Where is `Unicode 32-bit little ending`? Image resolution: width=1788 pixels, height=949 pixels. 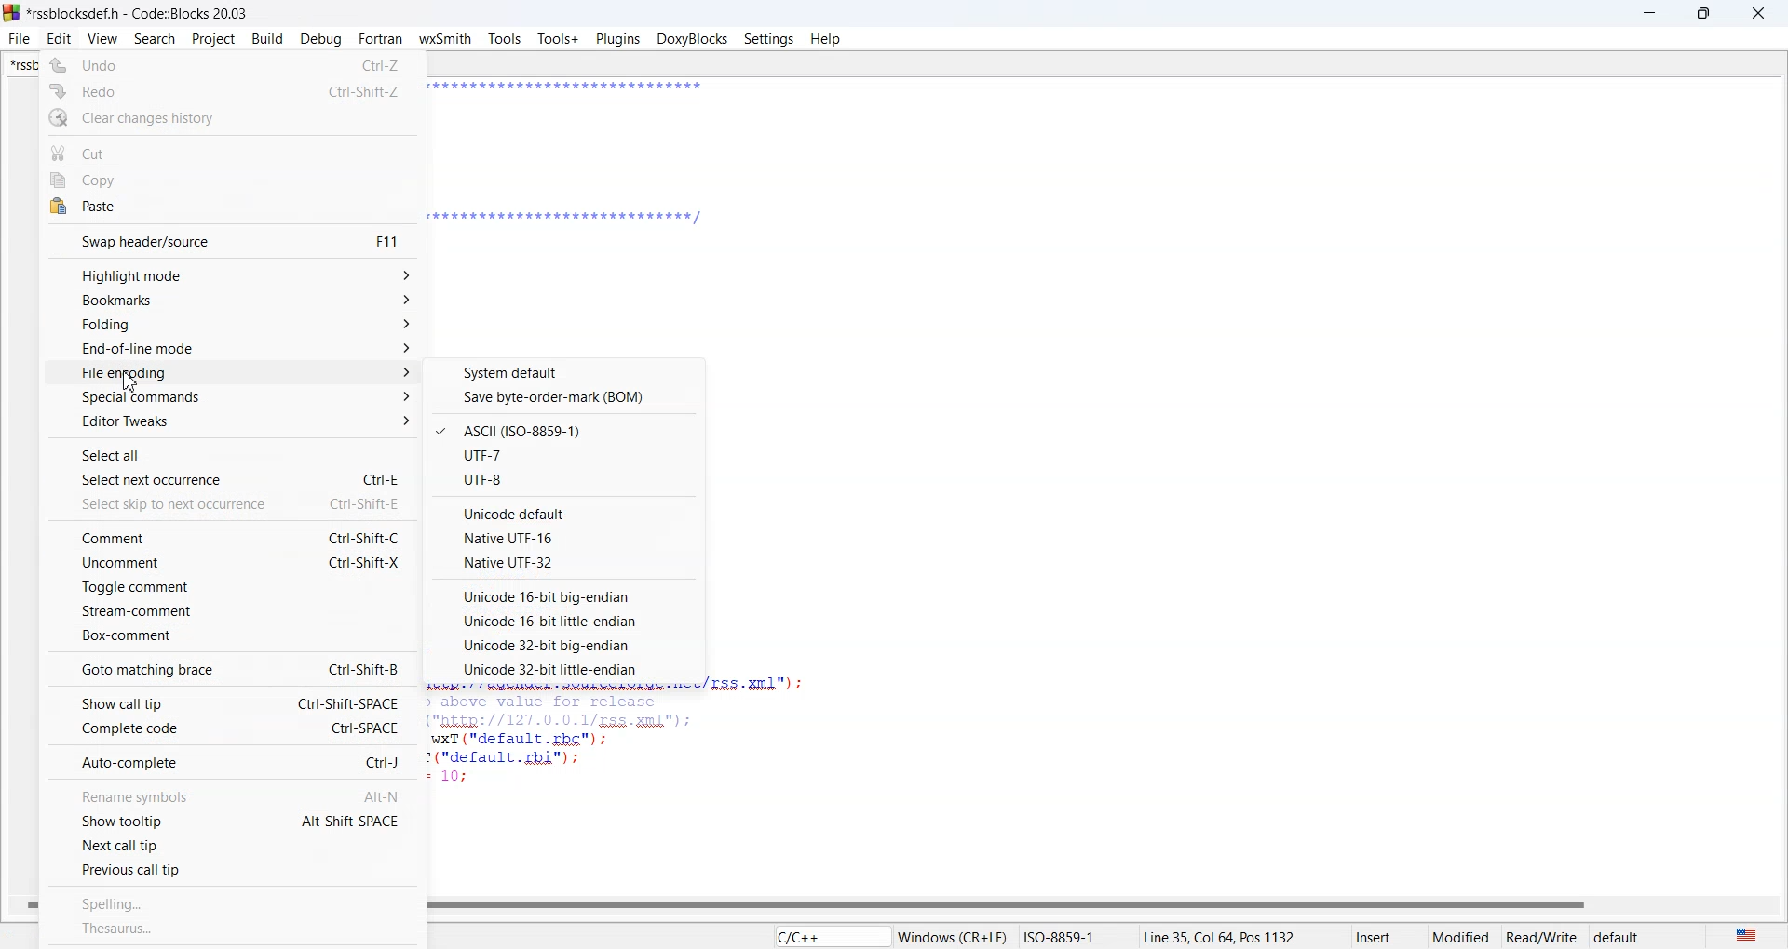
Unicode 32-bit little ending is located at coordinates (562, 669).